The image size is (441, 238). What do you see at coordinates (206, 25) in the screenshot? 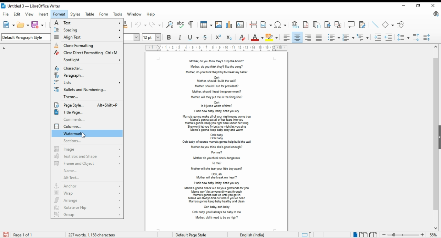
I see `insert tables` at bounding box center [206, 25].